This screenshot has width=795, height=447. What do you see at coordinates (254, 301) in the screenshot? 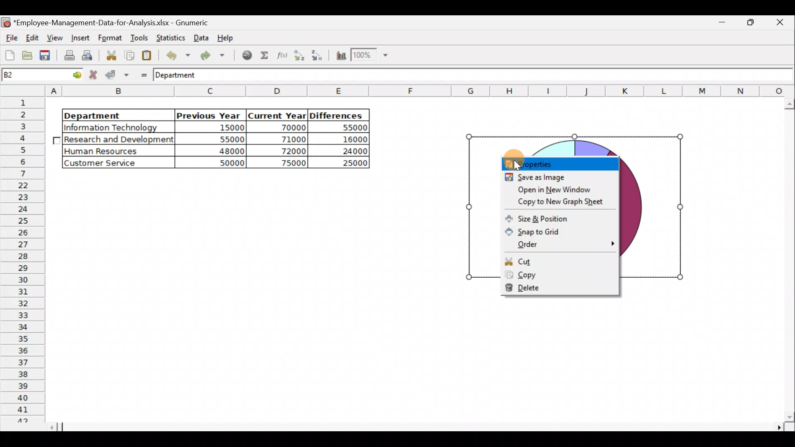
I see `Cells` at bounding box center [254, 301].